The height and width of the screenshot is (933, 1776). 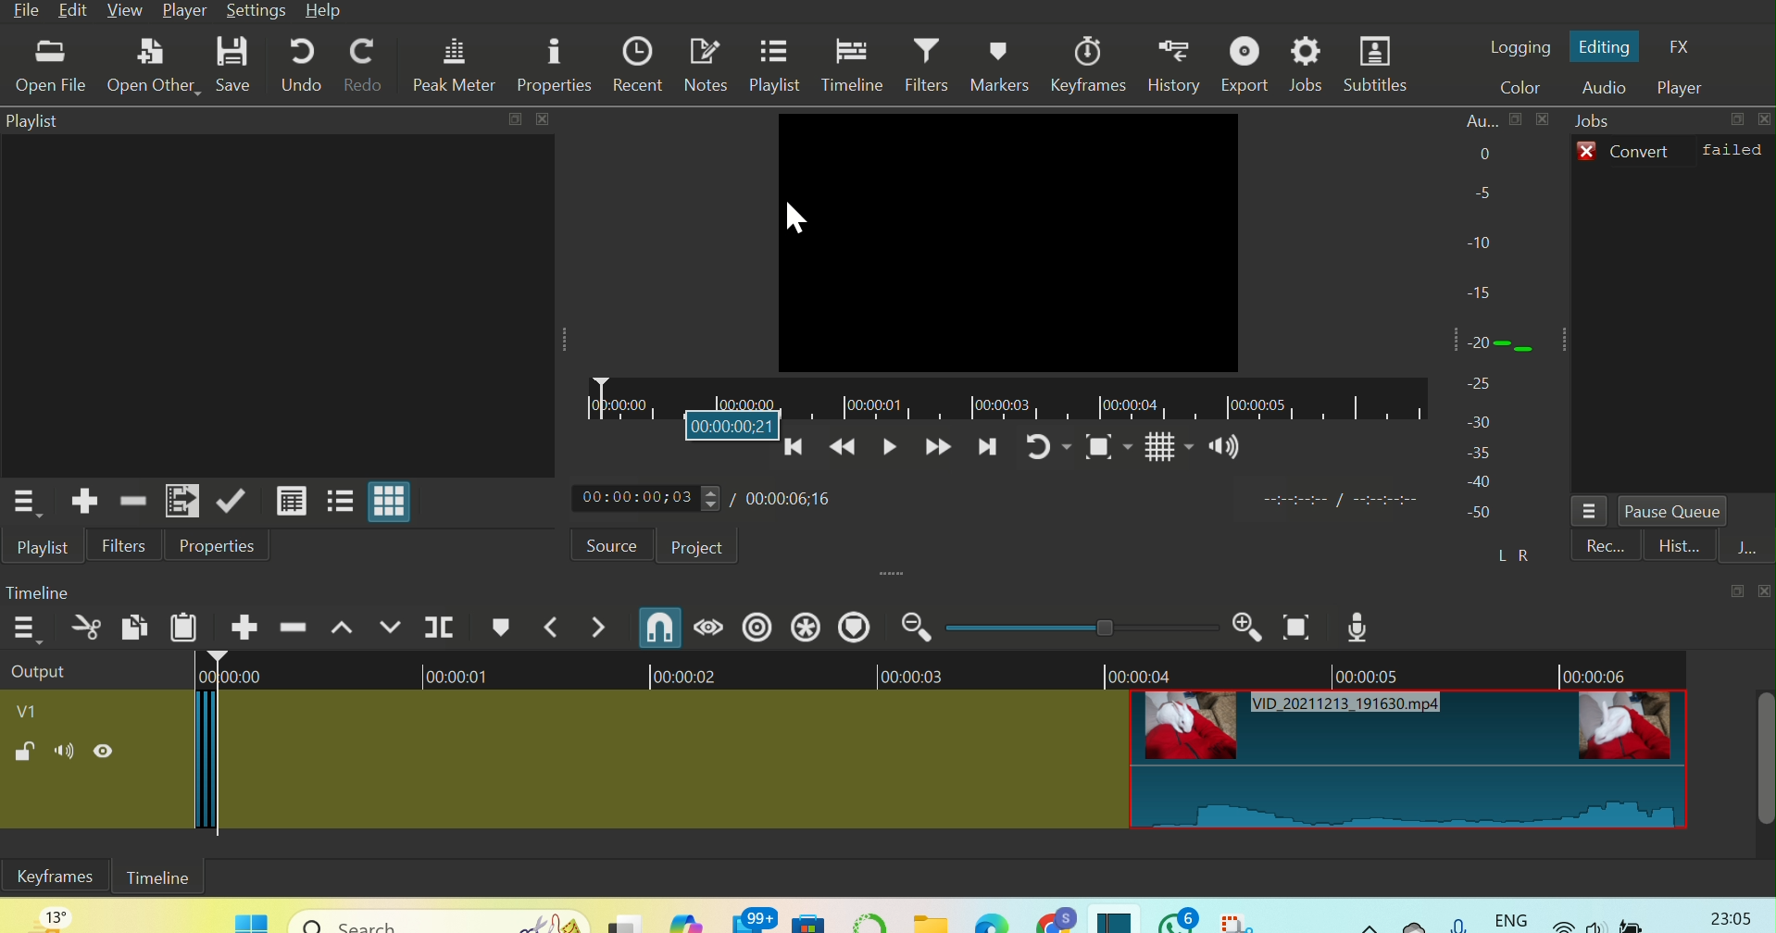 What do you see at coordinates (735, 428) in the screenshot?
I see `` at bounding box center [735, 428].